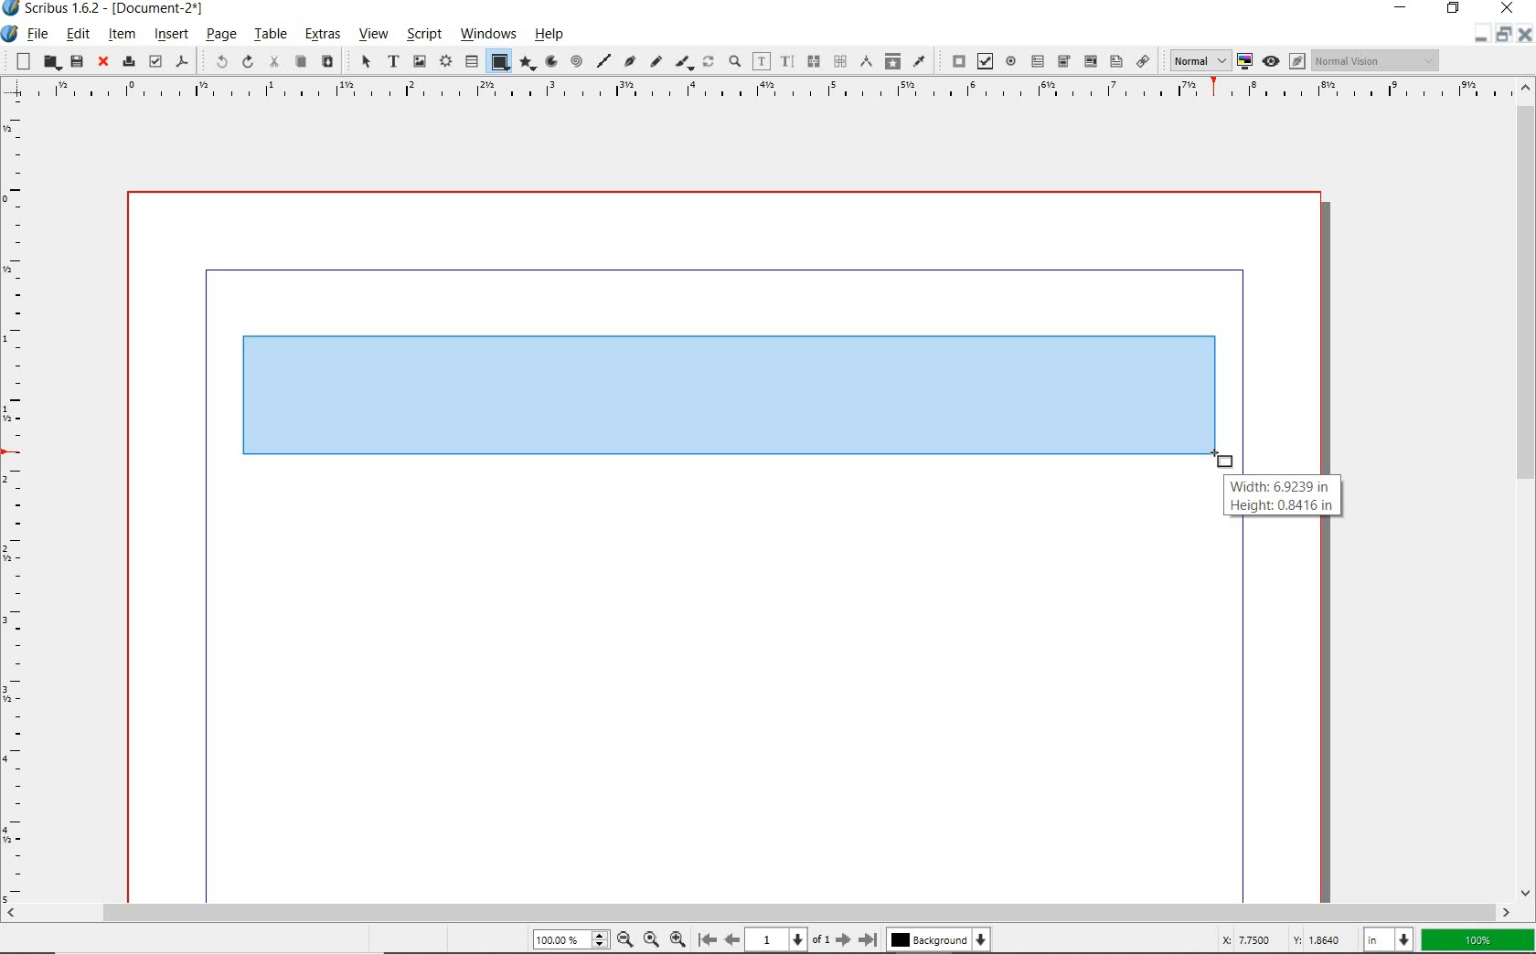 The width and height of the screenshot is (1536, 954). Describe the element at coordinates (422, 34) in the screenshot. I see `script` at that location.